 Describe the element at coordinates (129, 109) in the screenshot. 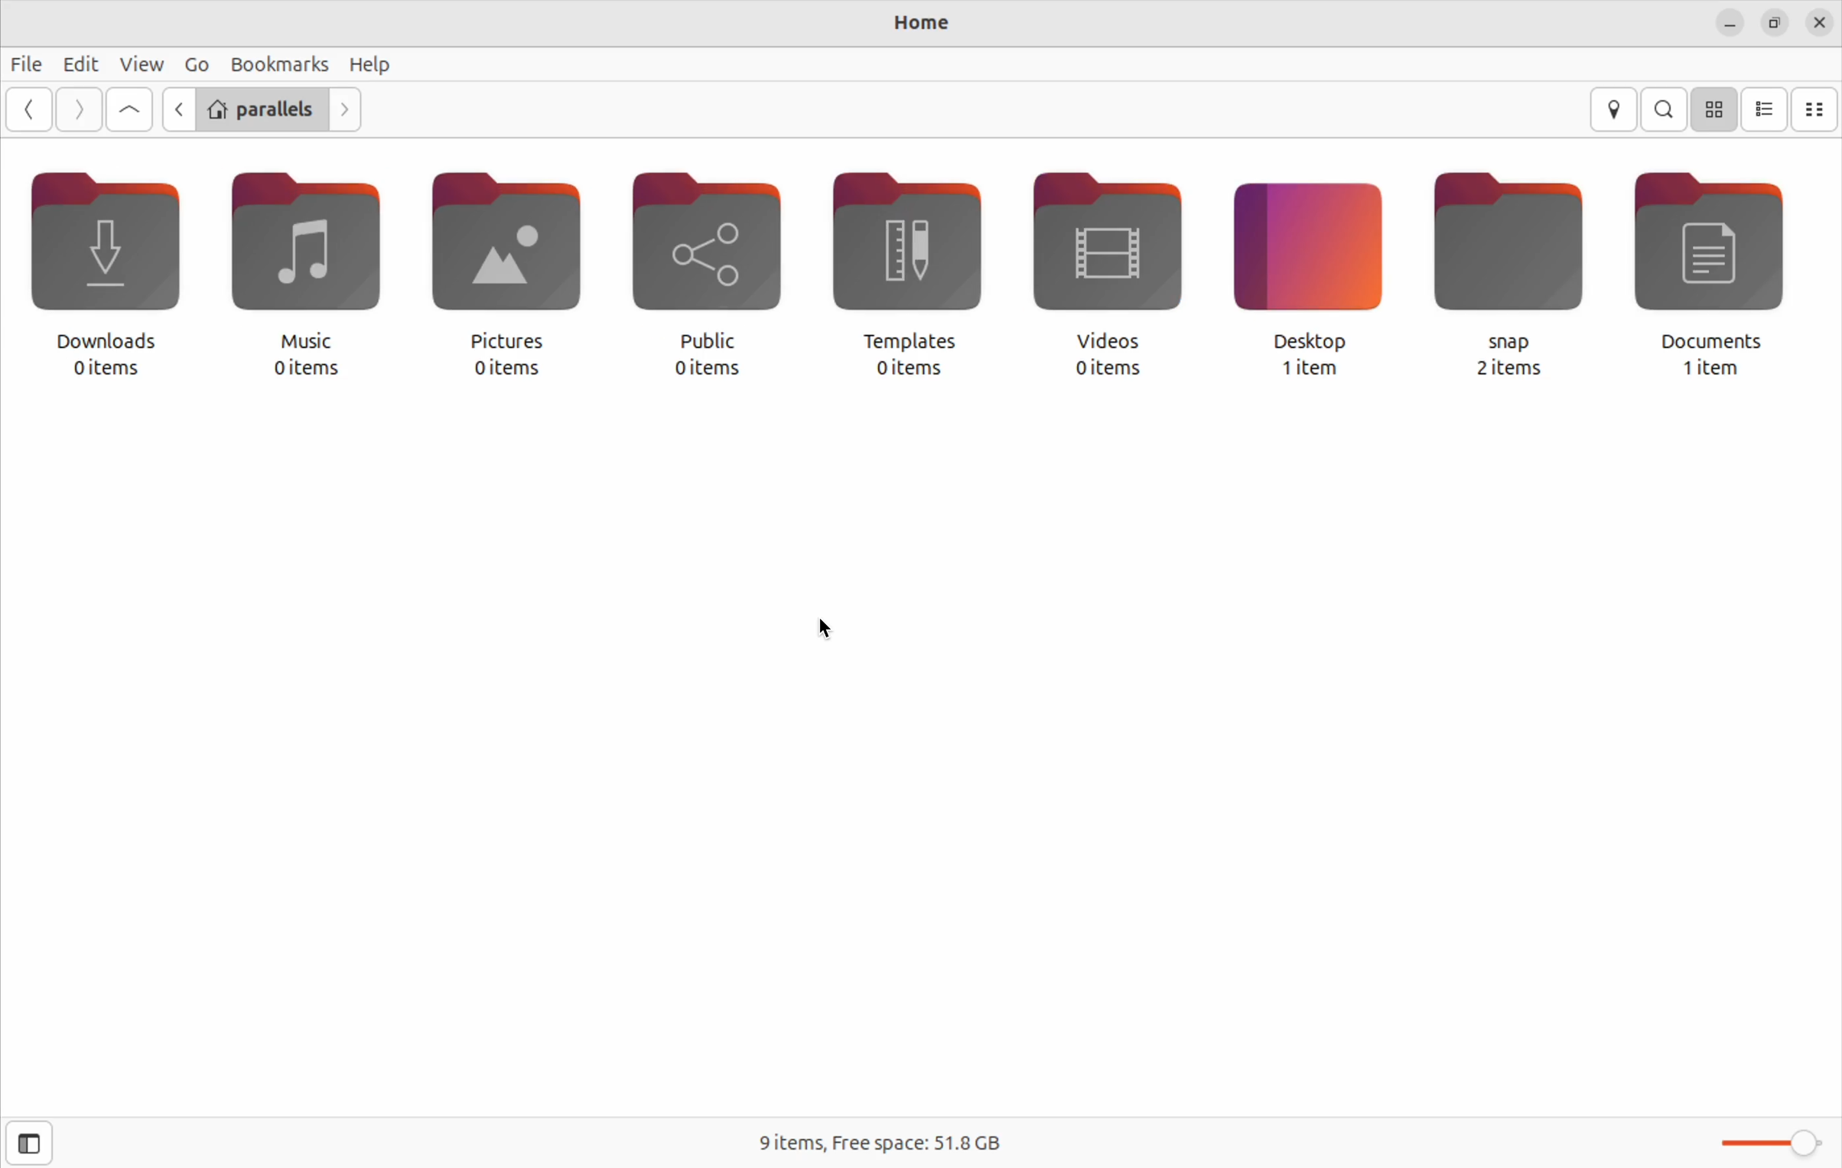

I see `go first` at that location.